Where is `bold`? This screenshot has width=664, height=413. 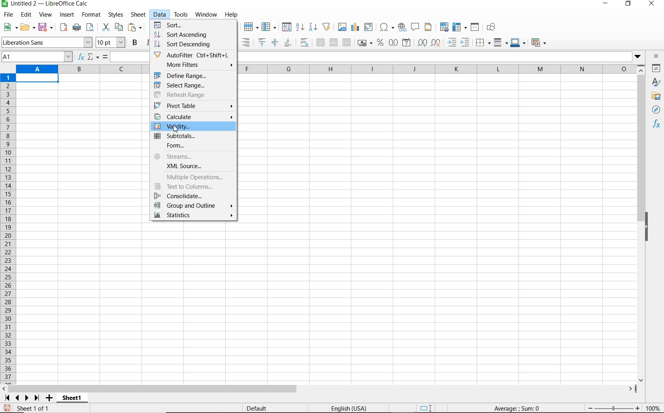 bold is located at coordinates (136, 42).